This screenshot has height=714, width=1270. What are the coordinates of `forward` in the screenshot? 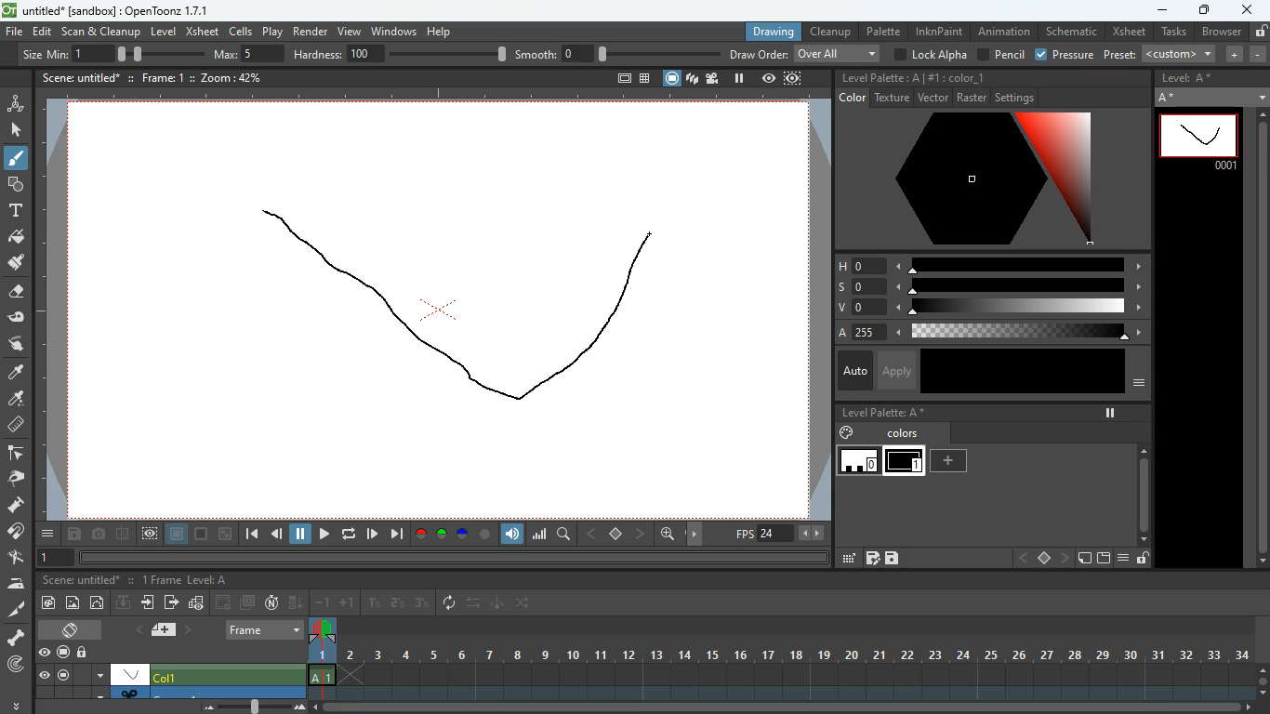 It's located at (372, 534).